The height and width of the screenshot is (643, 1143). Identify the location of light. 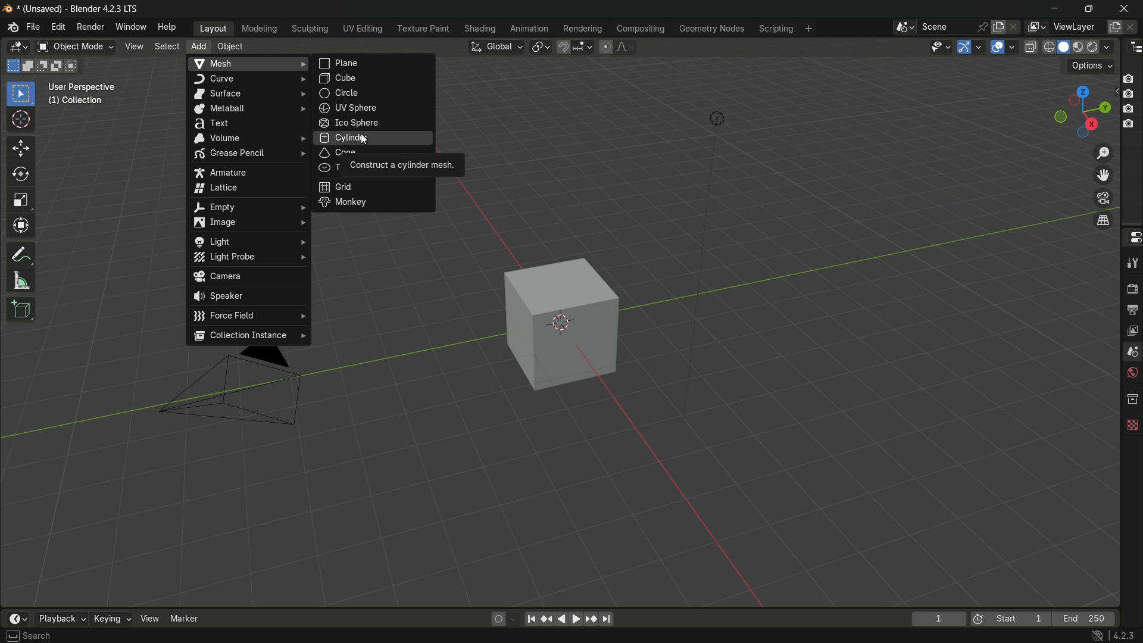
(713, 121).